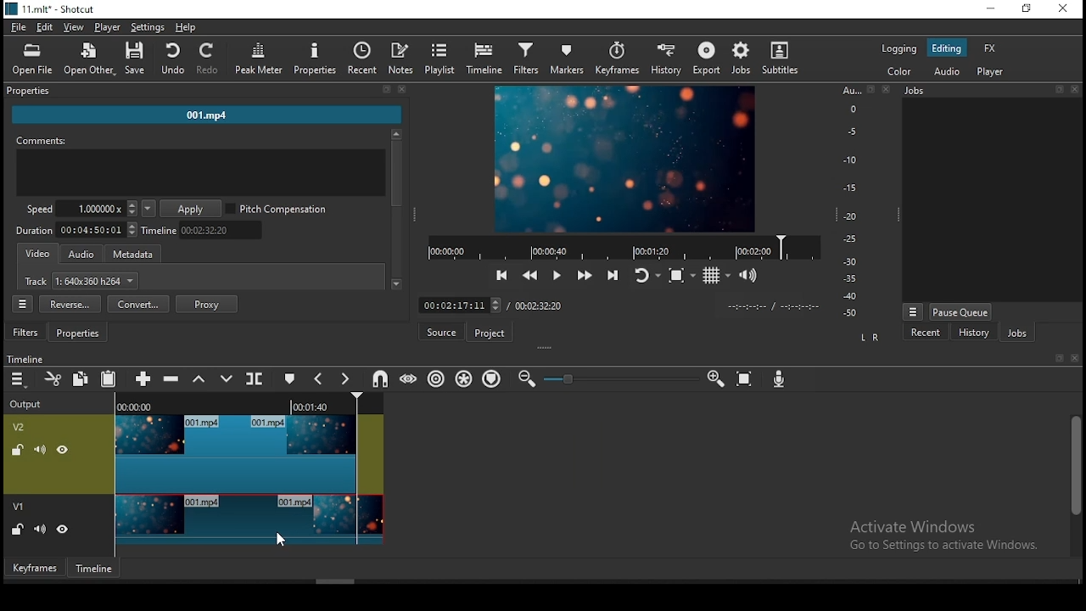 The height and width of the screenshot is (611, 1086). What do you see at coordinates (50, 8) in the screenshot?
I see `11.mlt* . Shotcut` at bounding box center [50, 8].